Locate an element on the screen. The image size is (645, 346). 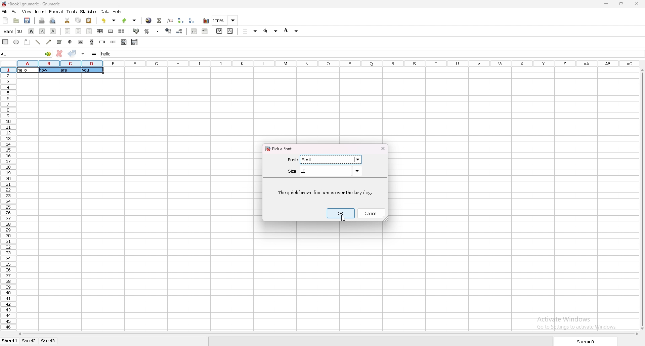
scroll bar is located at coordinates (642, 199).